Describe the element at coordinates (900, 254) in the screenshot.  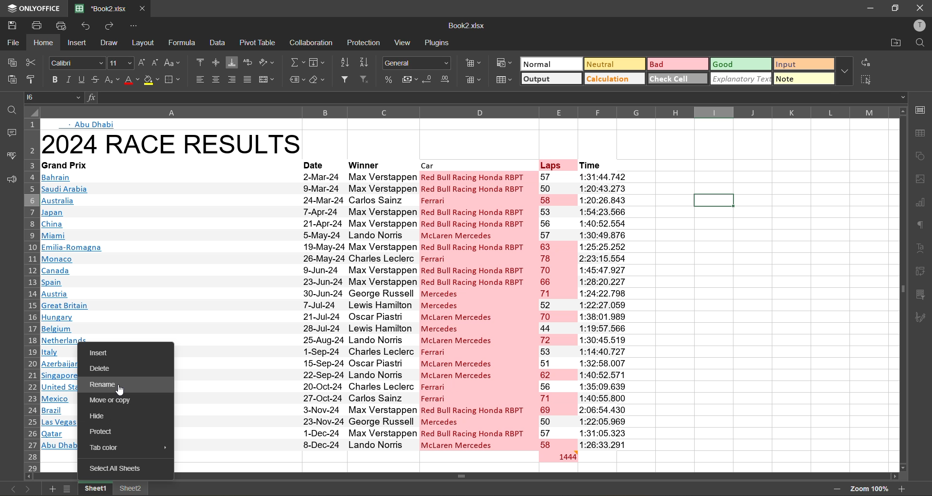
I see `scroll bar` at that location.